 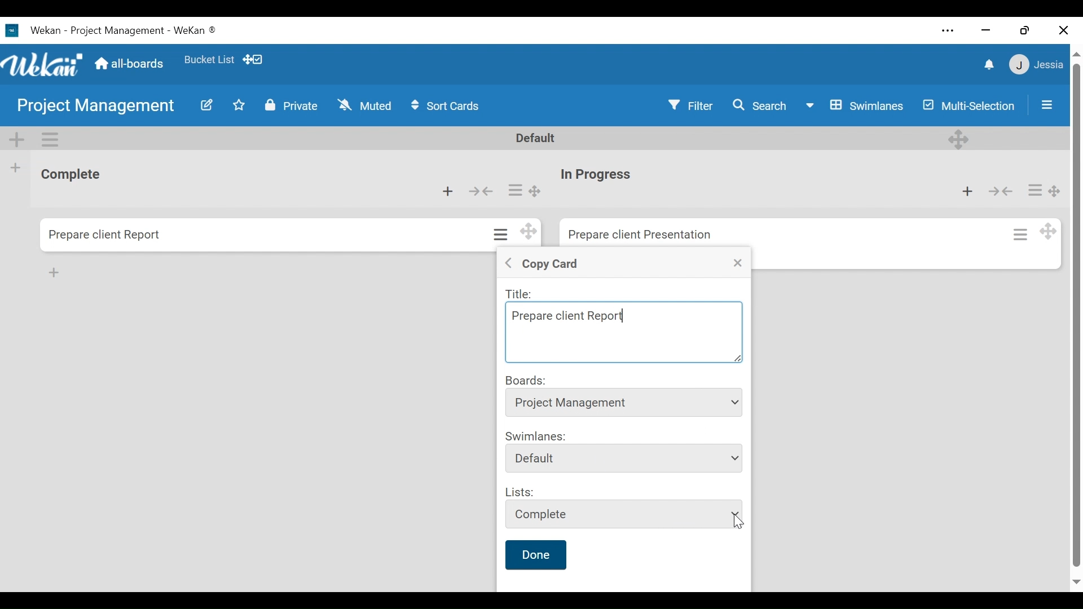 What do you see at coordinates (1050, 230) in the screenshot?
I see `Desktop drag handle` at bounding box center [1050, 230].